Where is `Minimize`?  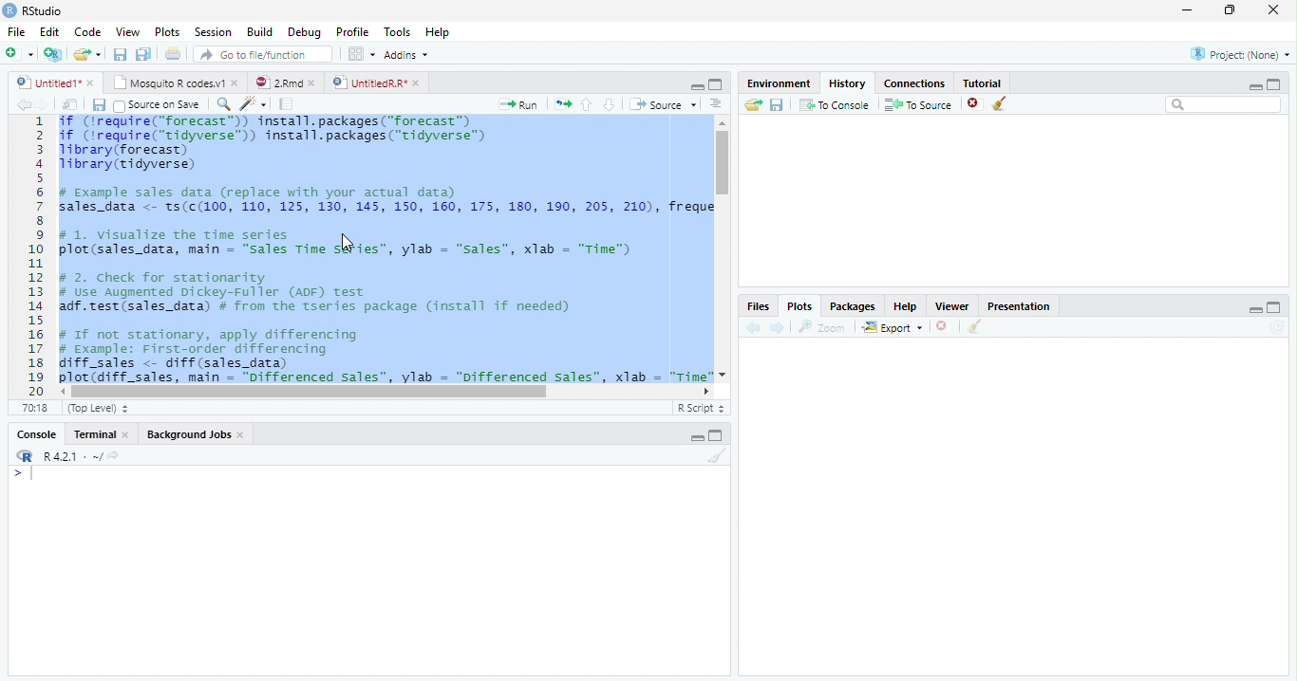
Minimize is located at coordinates (694, 436).